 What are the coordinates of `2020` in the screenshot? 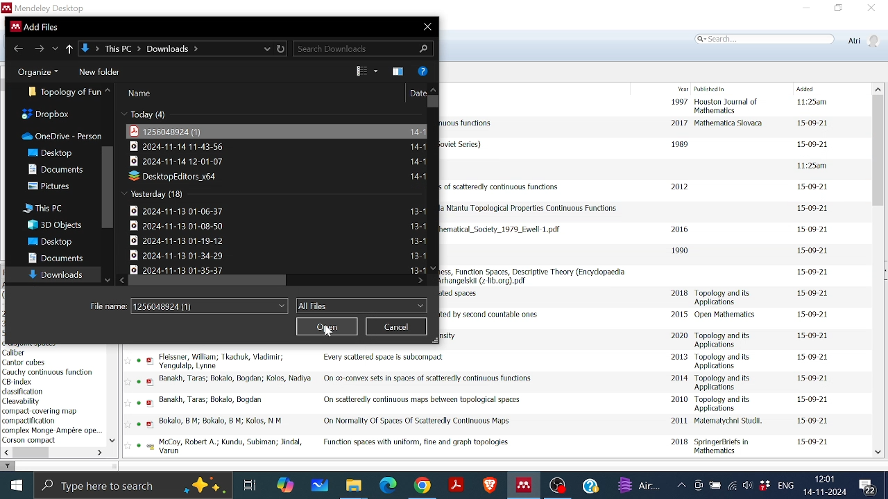 It's located at (679, 337).